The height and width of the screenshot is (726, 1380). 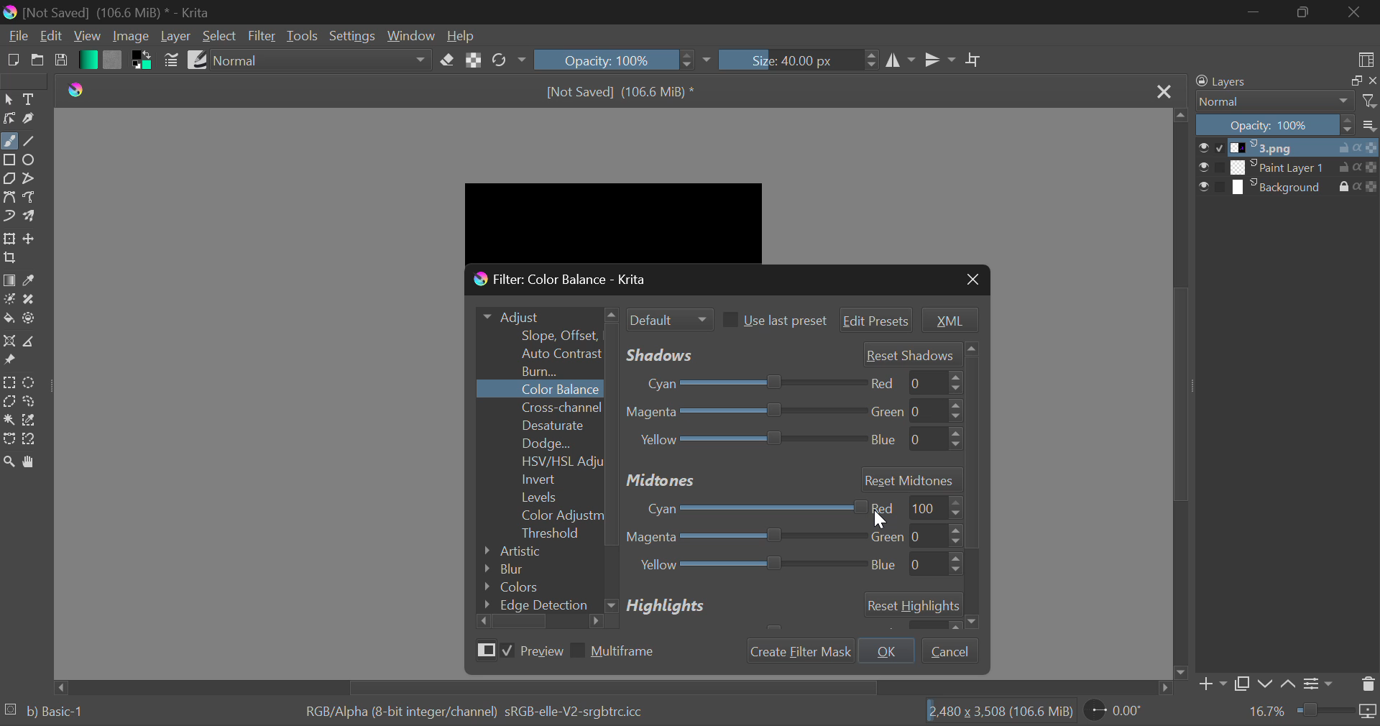 I want to click on Cancel, so click(x=949, y=649).